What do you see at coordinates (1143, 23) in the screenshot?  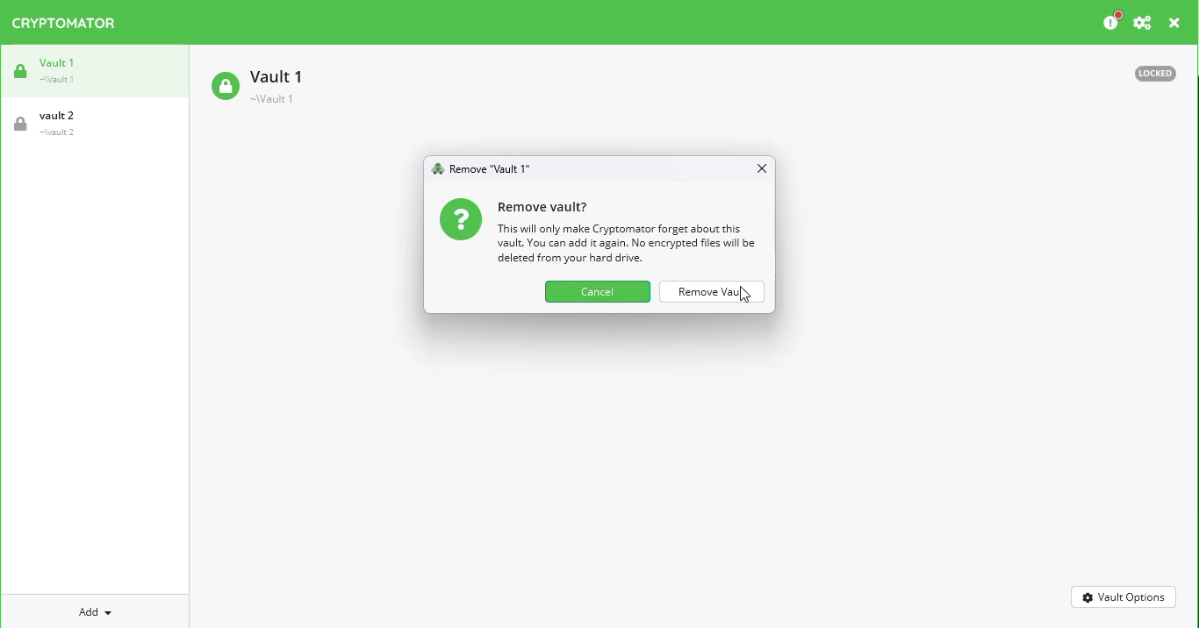 I see `preferences` at bounding box center [1143, 23].